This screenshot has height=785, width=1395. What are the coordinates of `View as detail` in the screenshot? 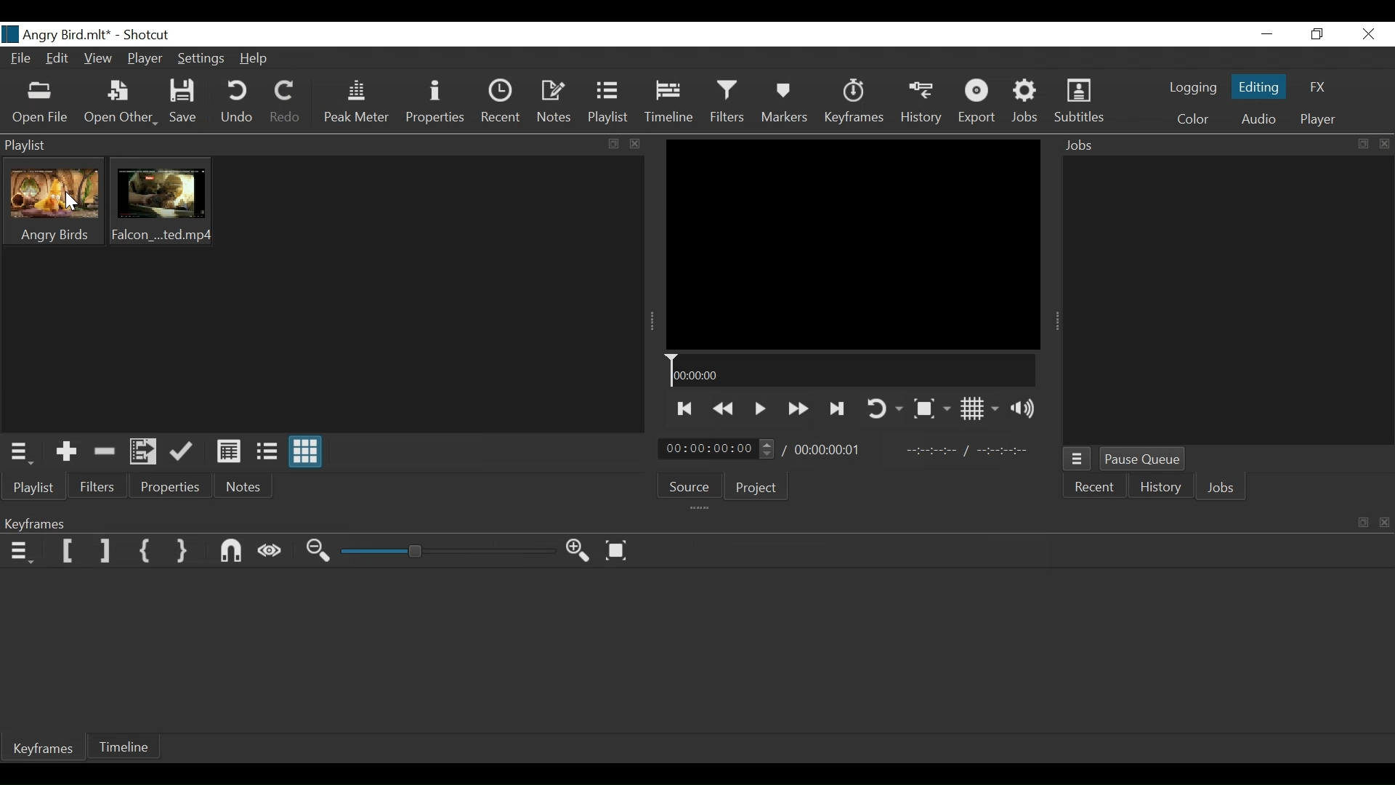 It's located at (228, 452).